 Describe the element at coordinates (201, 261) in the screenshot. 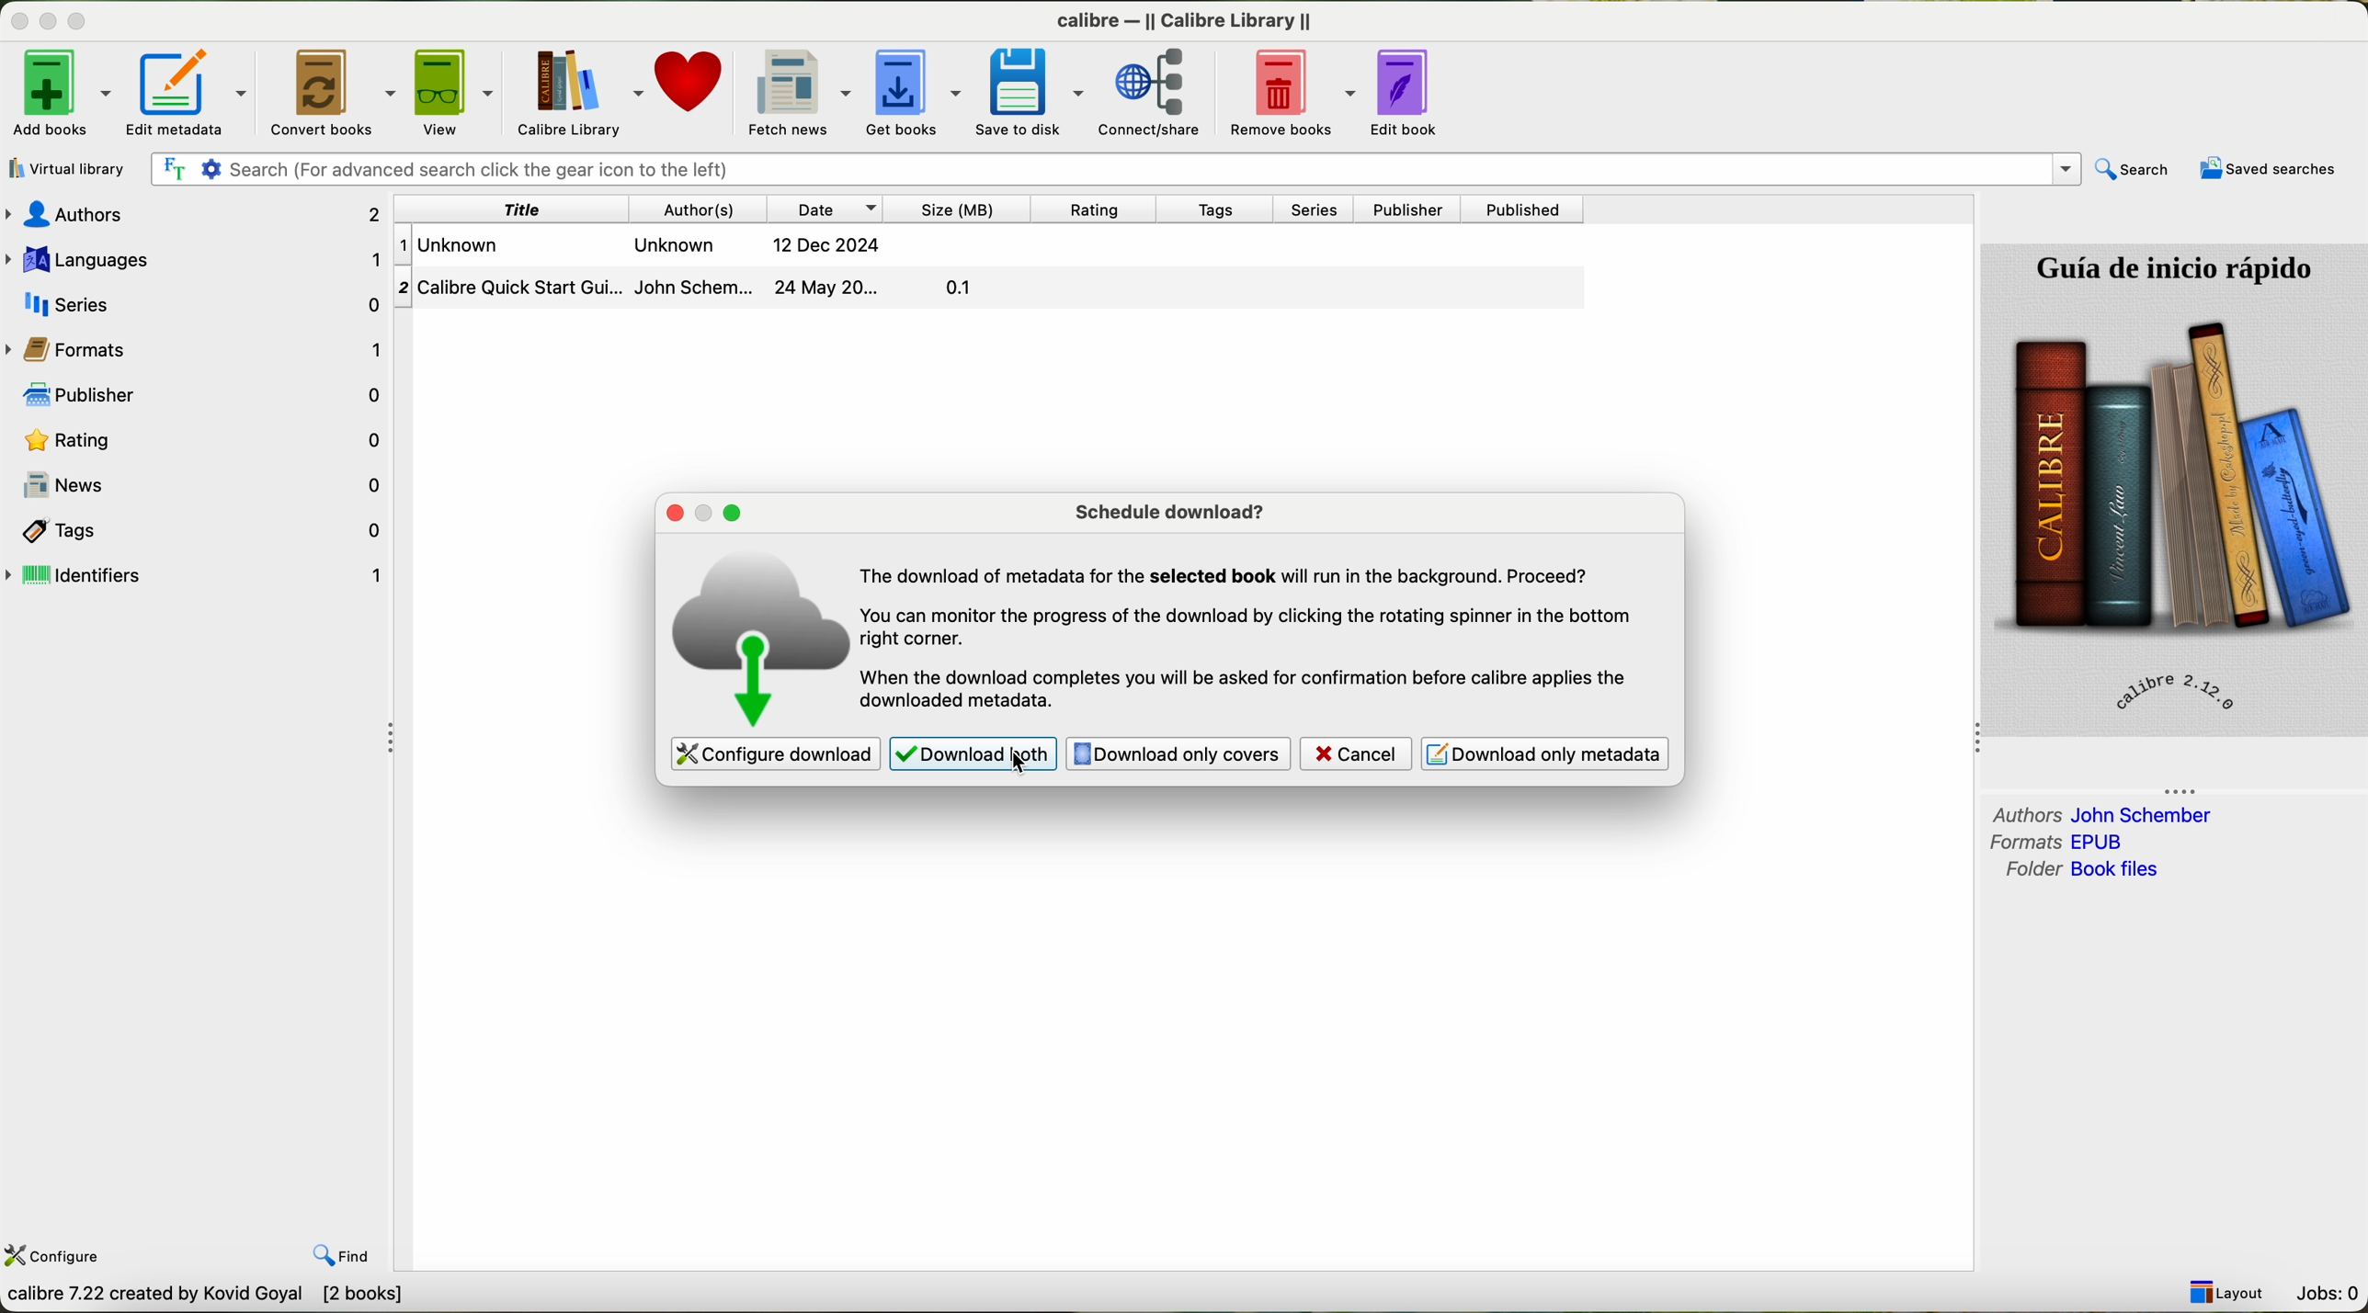

I see `Languages` at that location.